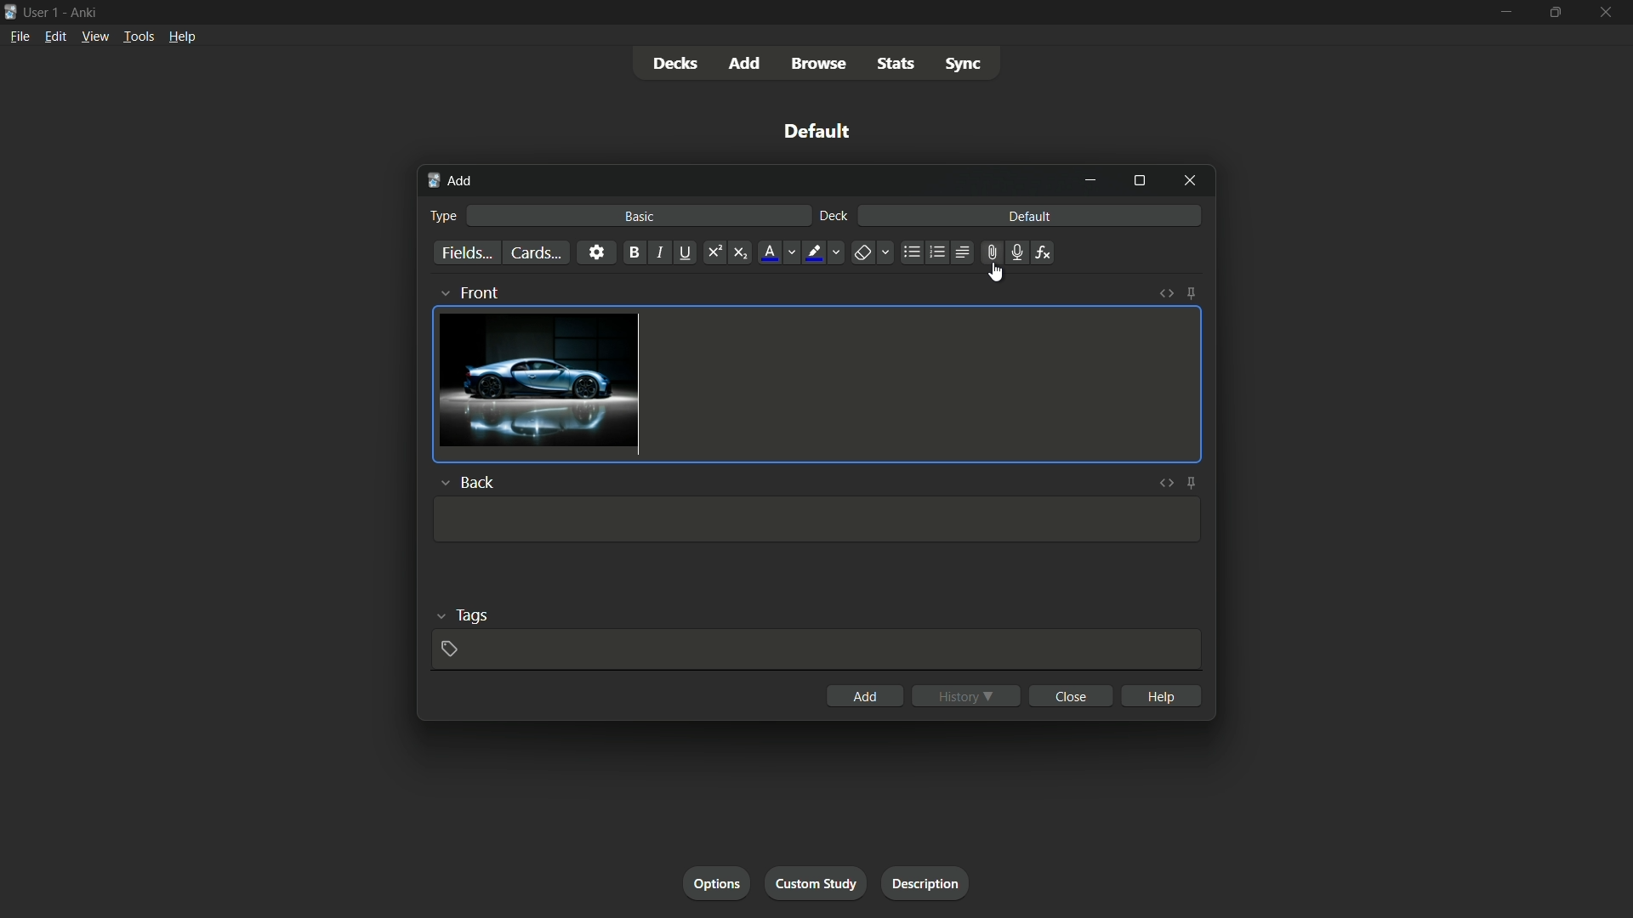 Image resolution: width=1633 pixels, height=918 pixels. I want to click on bold, so click(634, 252).